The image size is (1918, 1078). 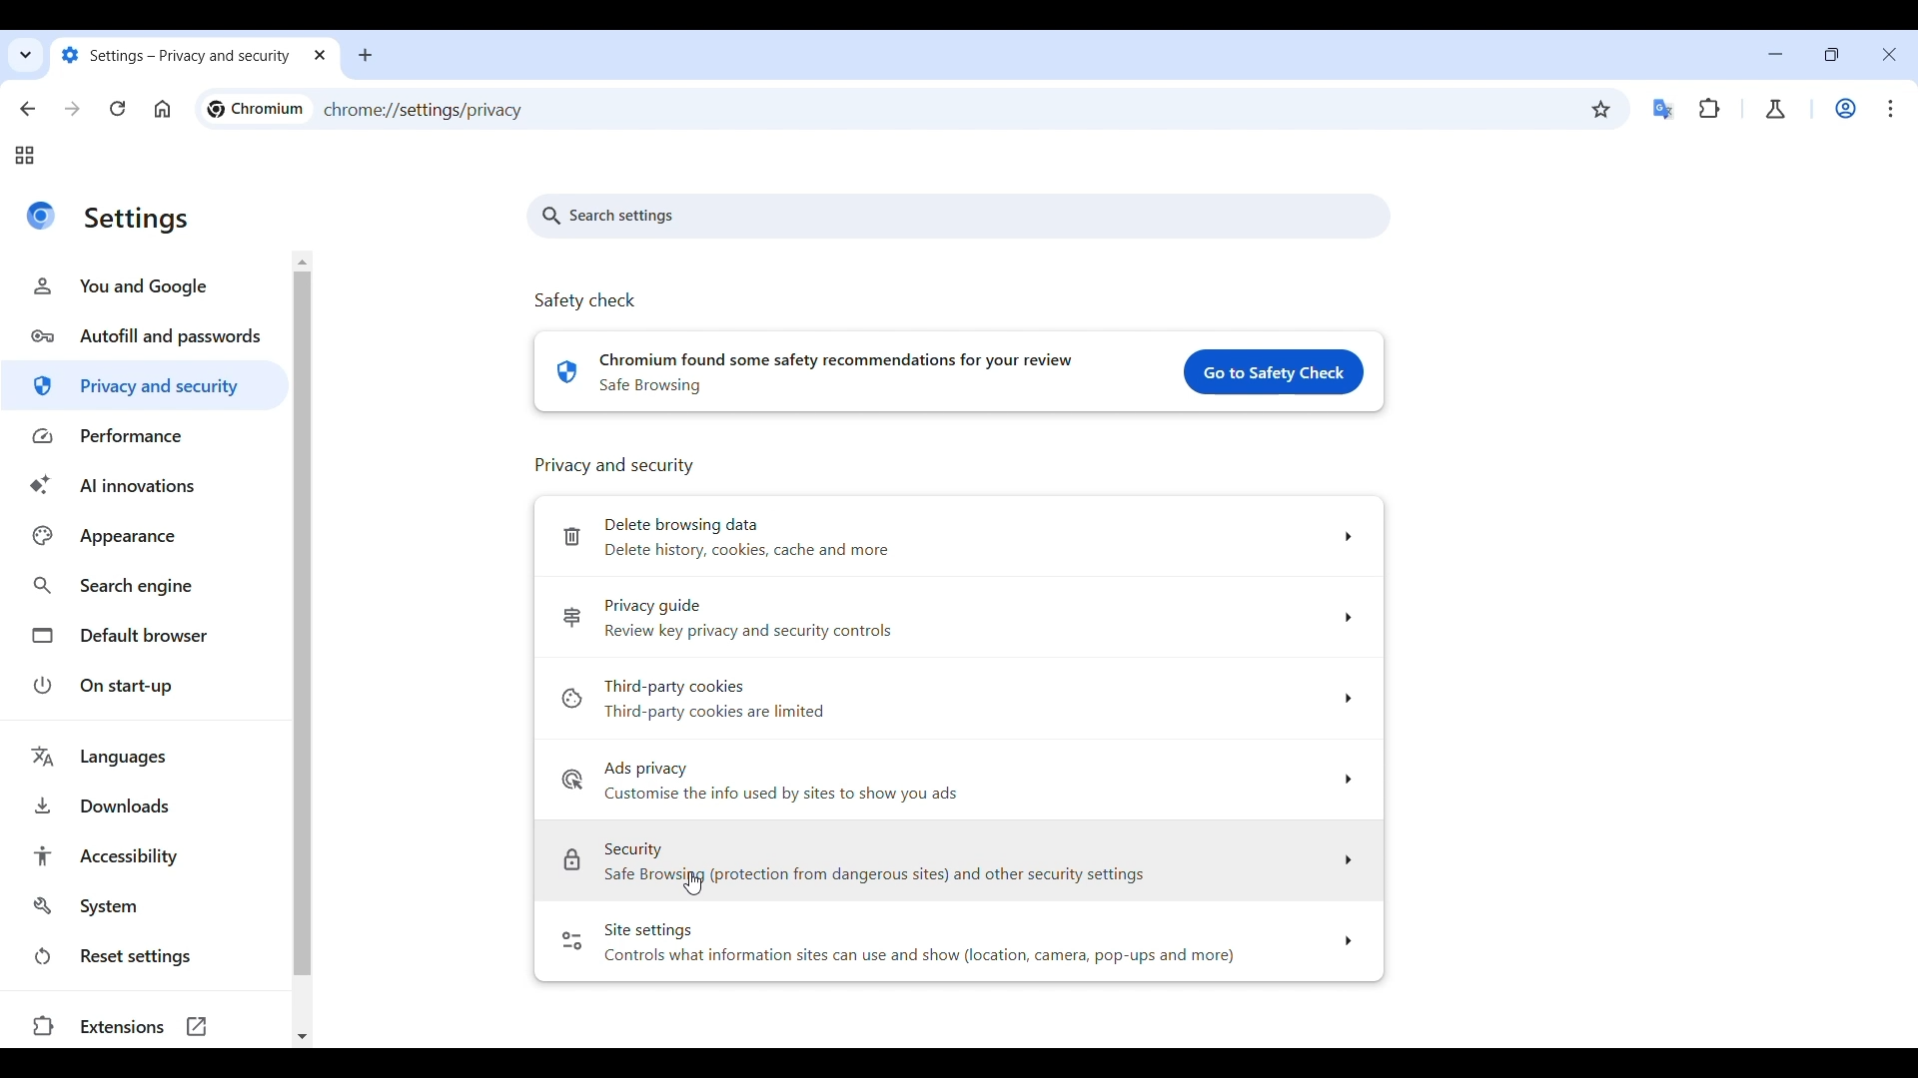 What do you see at coordinates (301, 1038) in the screenshot?
I see `Quick slide to bottom` at bounding box center [301, 1038].